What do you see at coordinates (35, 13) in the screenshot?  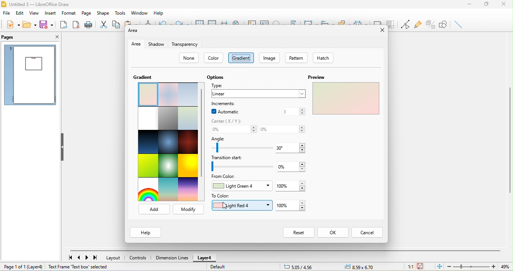 I see `view` at bounding box center [35, 13].